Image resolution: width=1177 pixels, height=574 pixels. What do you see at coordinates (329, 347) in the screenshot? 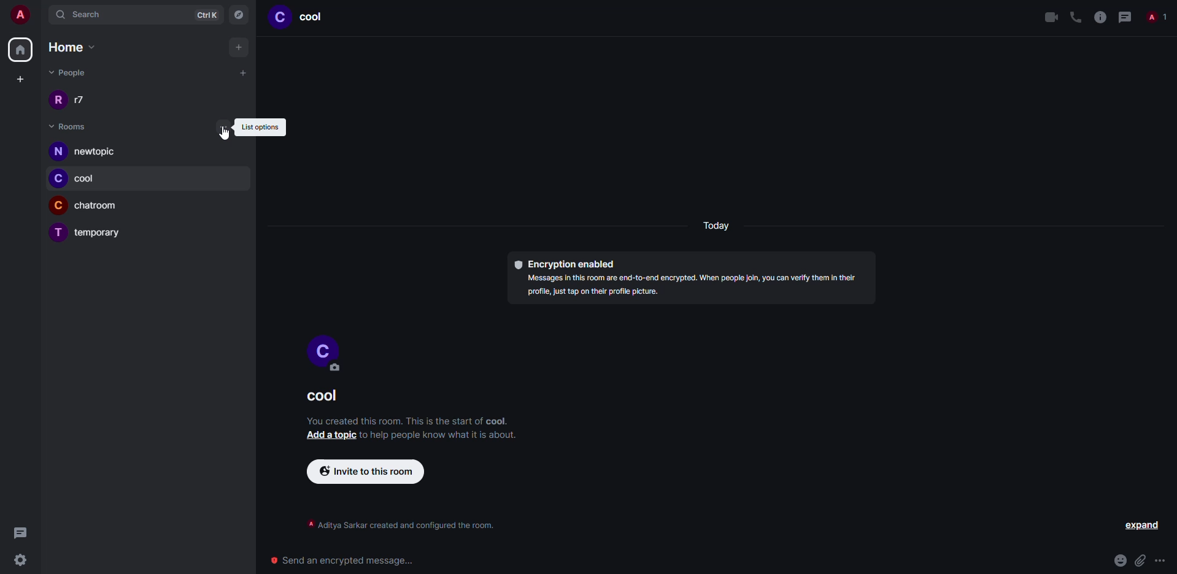
I see `profile` at bounding box center [329, 347].